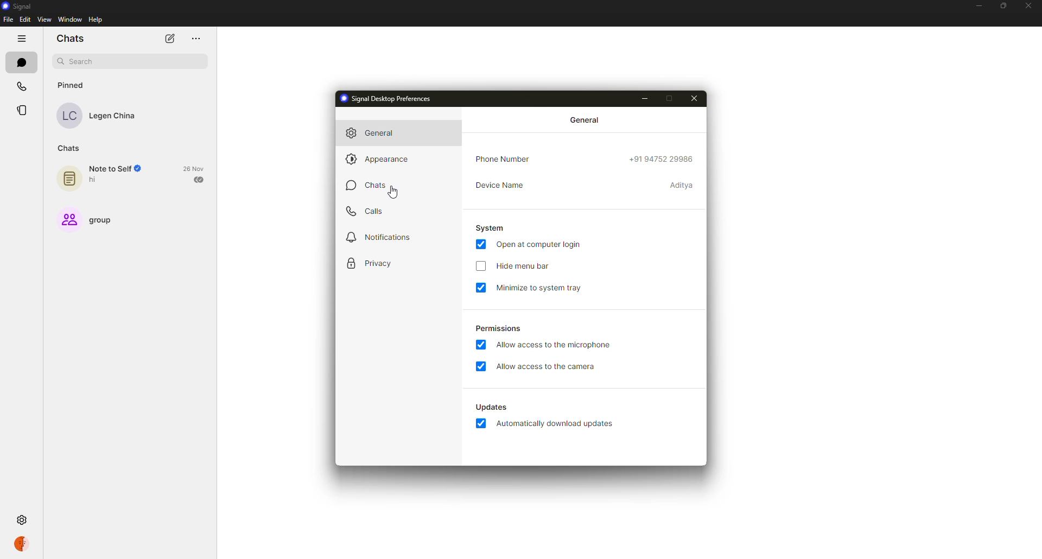 This screenshot has height=559, width=1042. Describe the element at coordinates (480, 266) in the screenshot. I see `click to enable` at that location.